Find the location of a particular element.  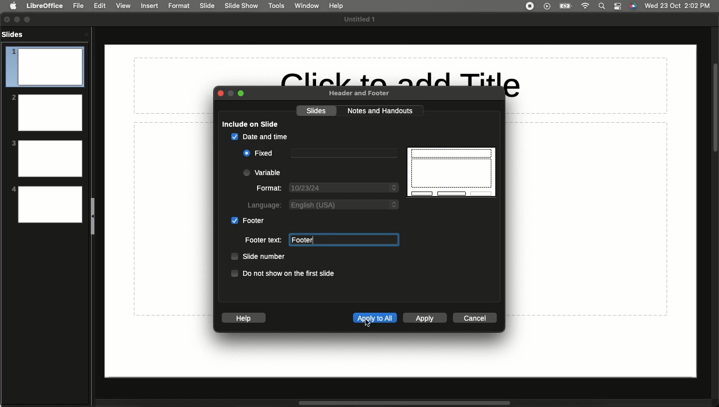

LibreOffice is located at coordinates (44, 5).